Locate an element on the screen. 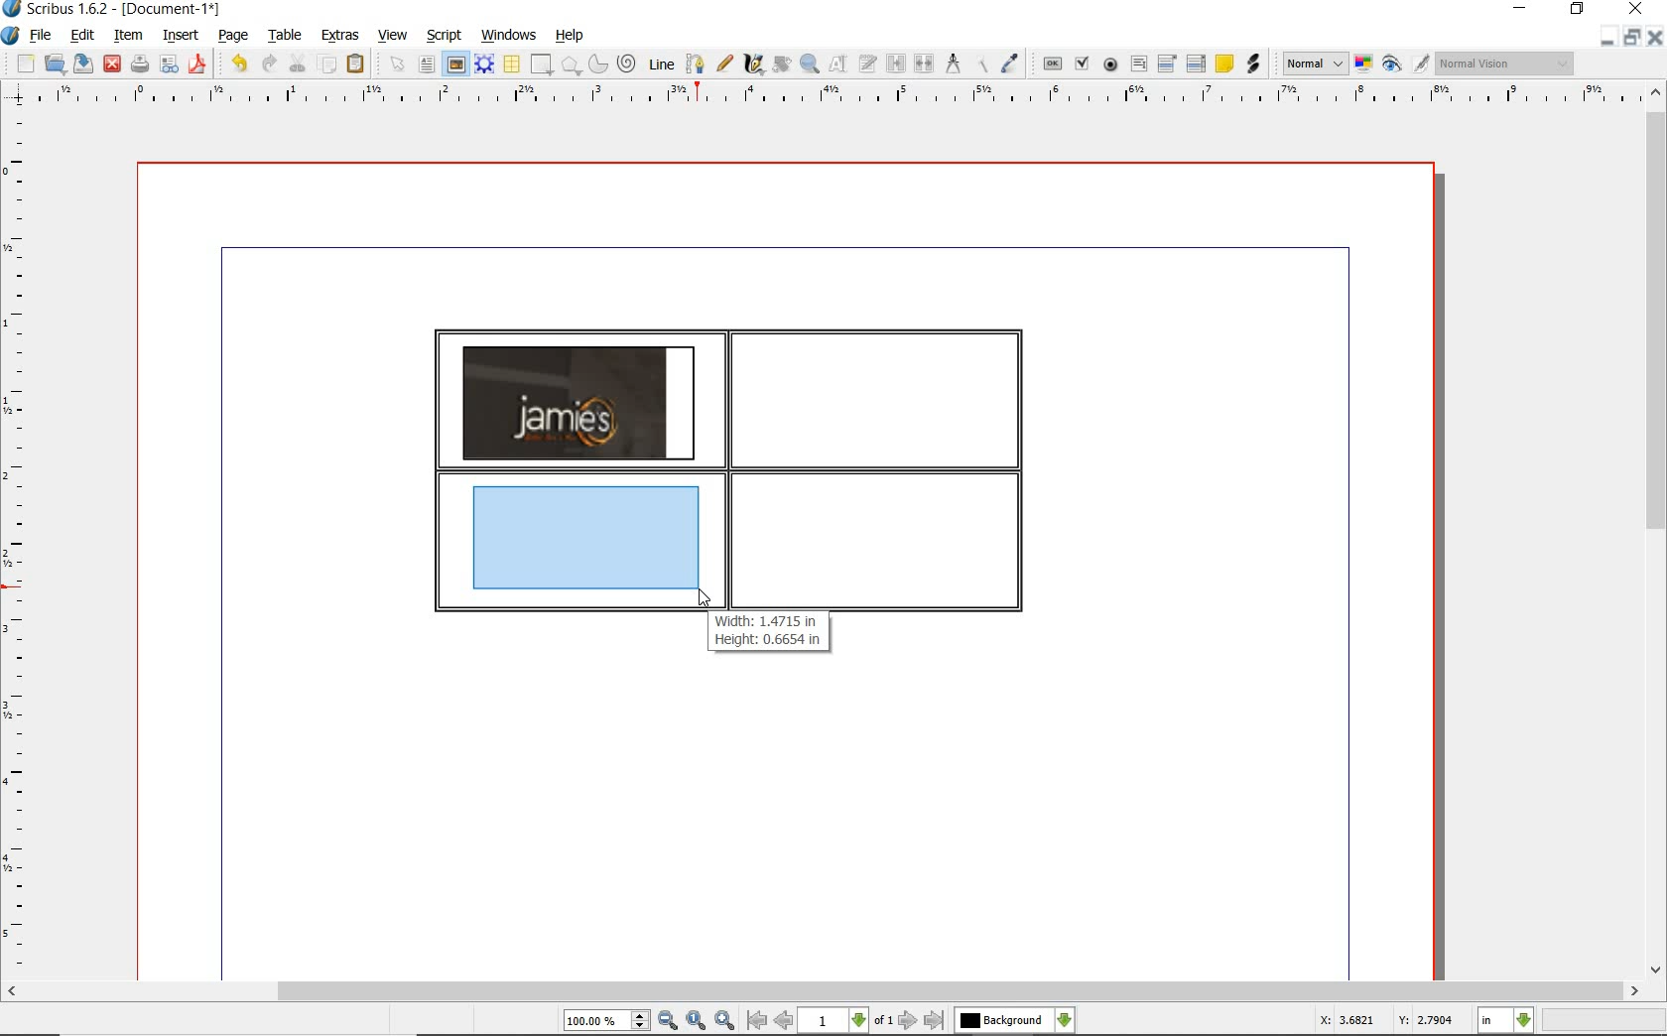 The height and width of the screenshot is (1036, 1667). select is located at coordinates (401, 68).